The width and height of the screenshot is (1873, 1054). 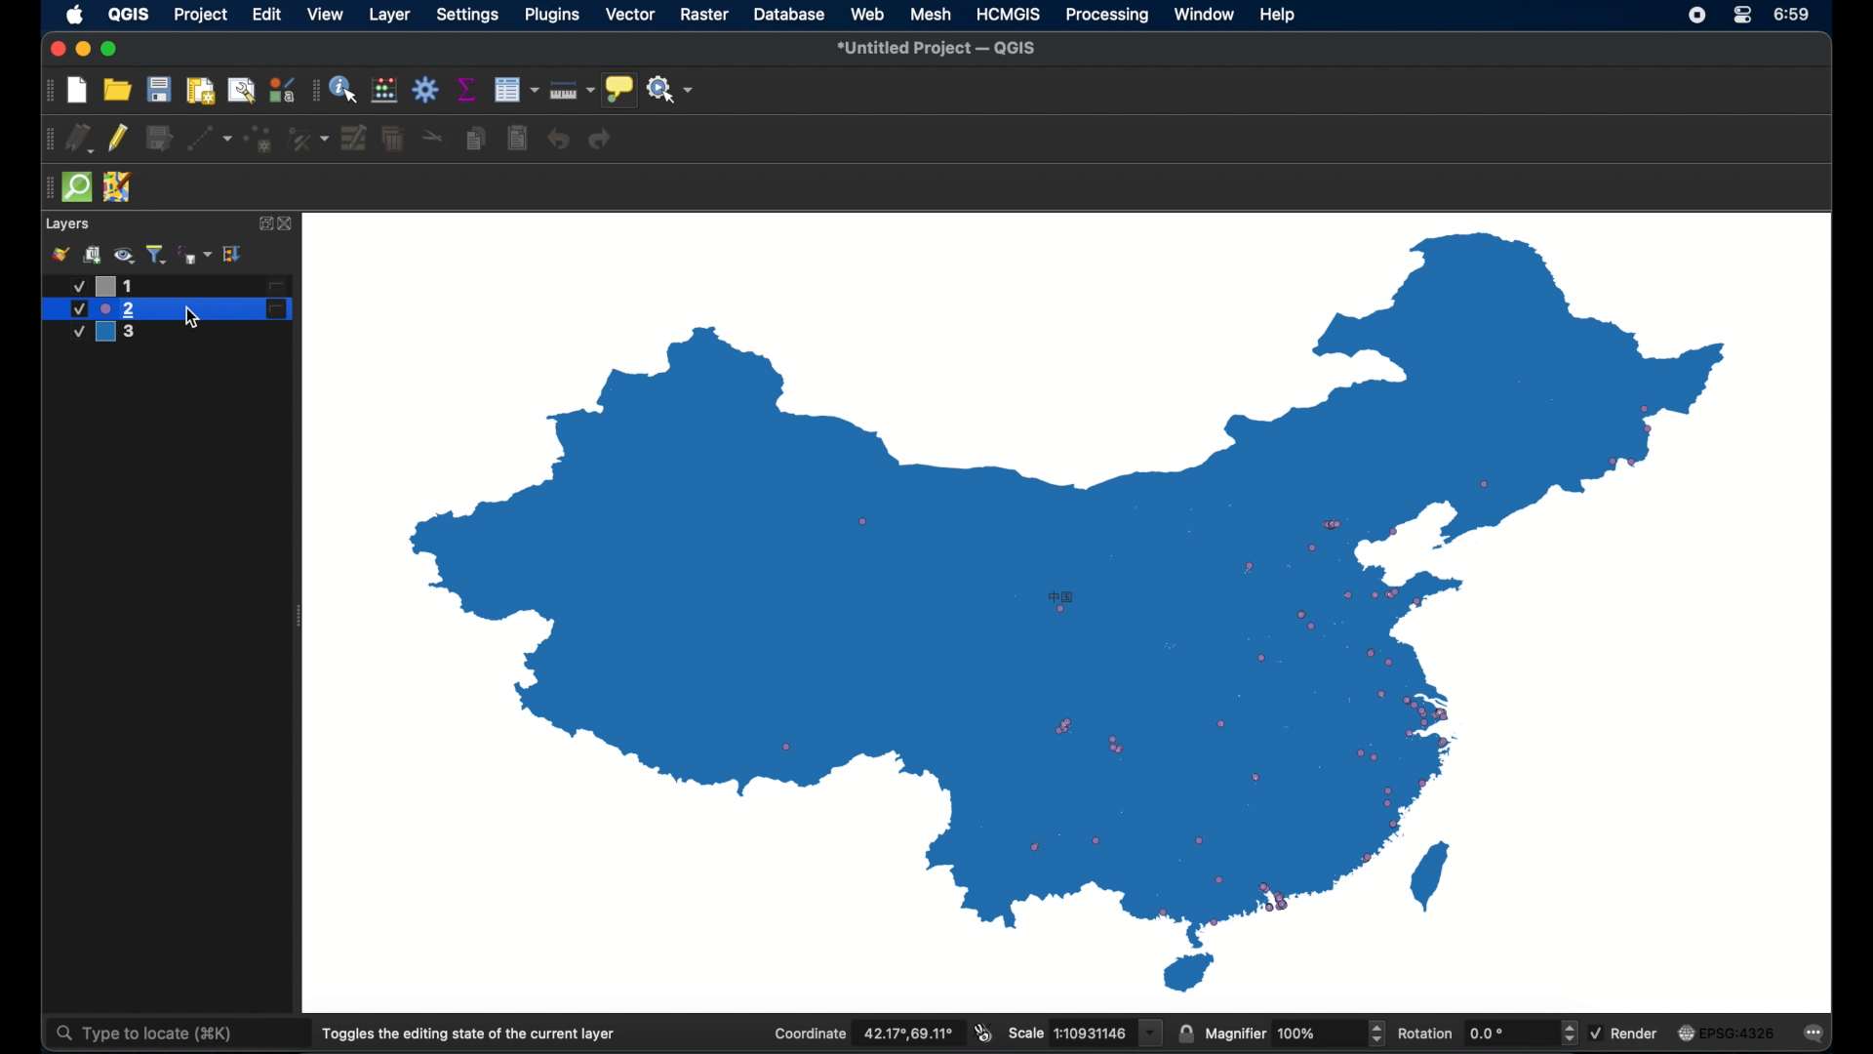 I want to click on web, so click(x=867, y=14).